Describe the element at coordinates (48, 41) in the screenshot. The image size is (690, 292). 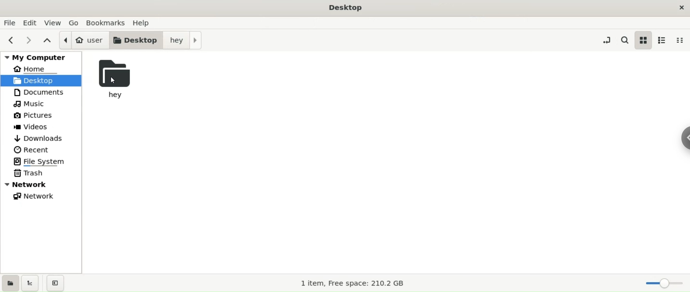
I see `parent folders` at that location.